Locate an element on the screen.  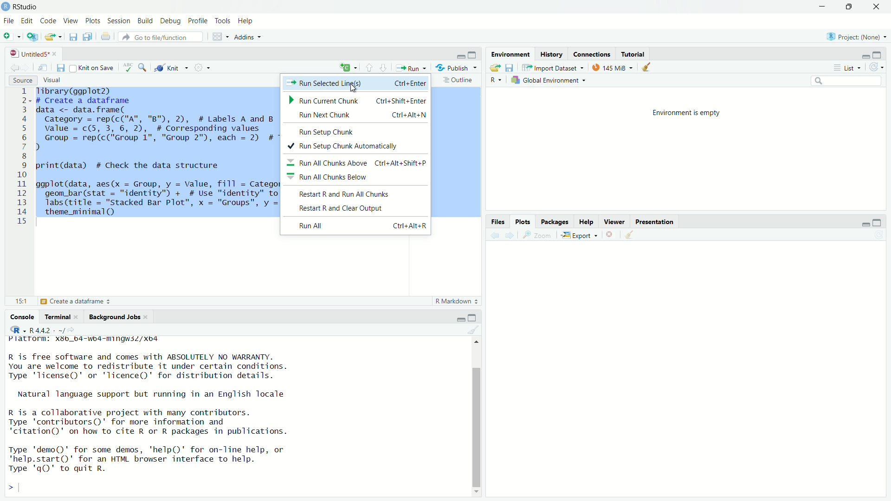
Minimize is located at coordinates (864, 56).